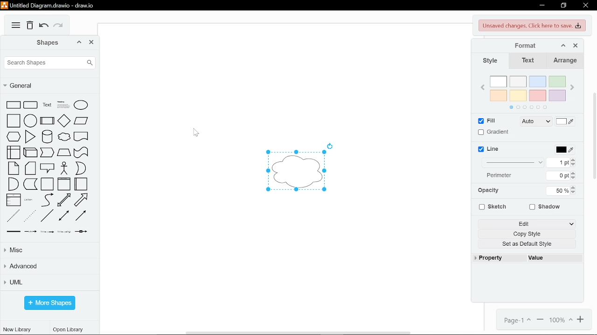  I want to click on list item, so click(30, 200).